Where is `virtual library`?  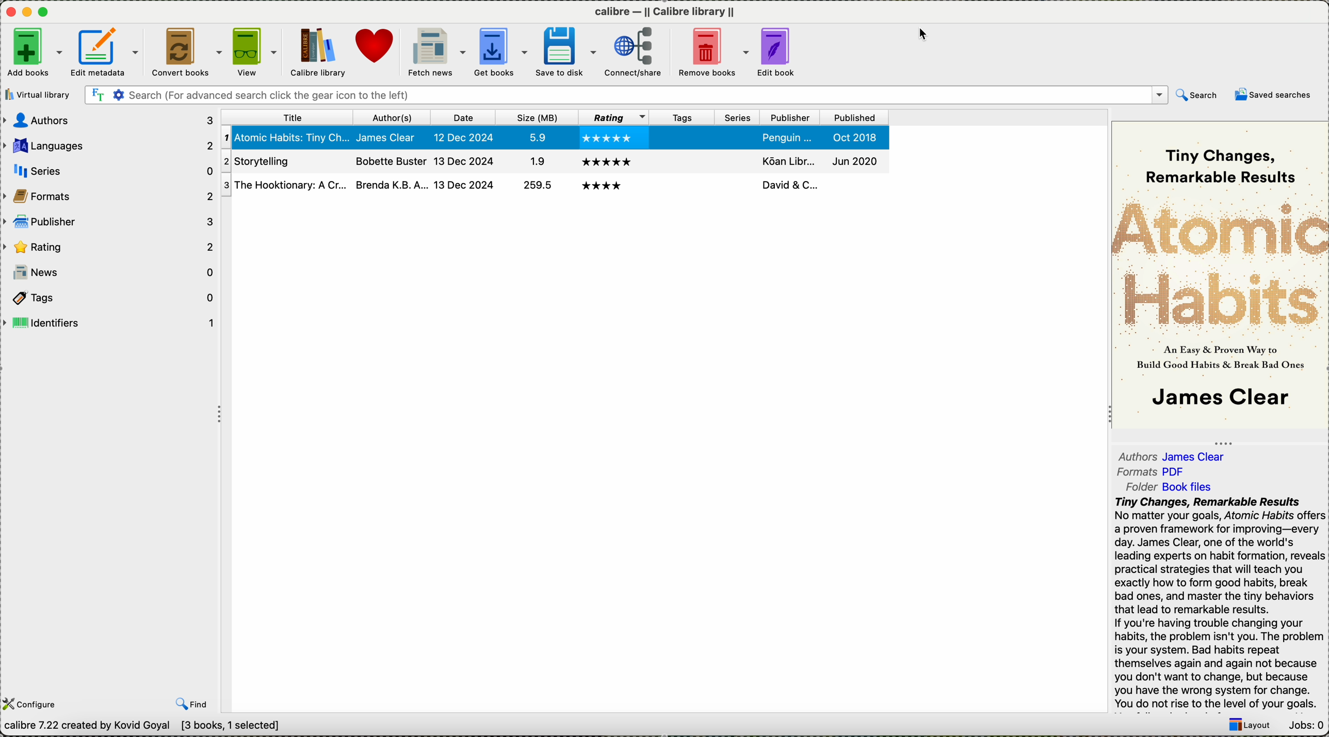 virtual library is located at coordinates (37, 94).